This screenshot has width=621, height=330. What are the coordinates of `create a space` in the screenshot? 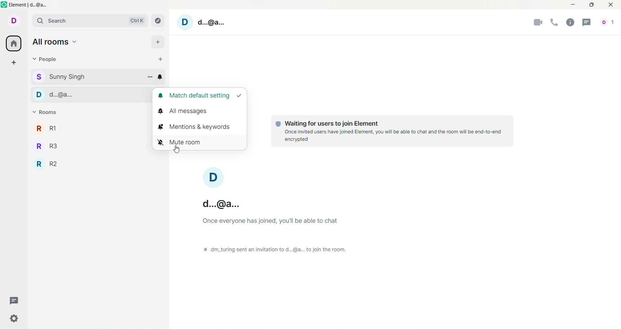 It's located at (13, 62).